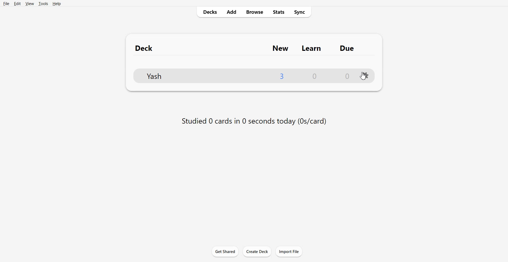 This screenshot has width=508, height=262. What do you see at coordinates (278, 12) in the screenshot?
I see `Stats` at bounding box center [278, 12].